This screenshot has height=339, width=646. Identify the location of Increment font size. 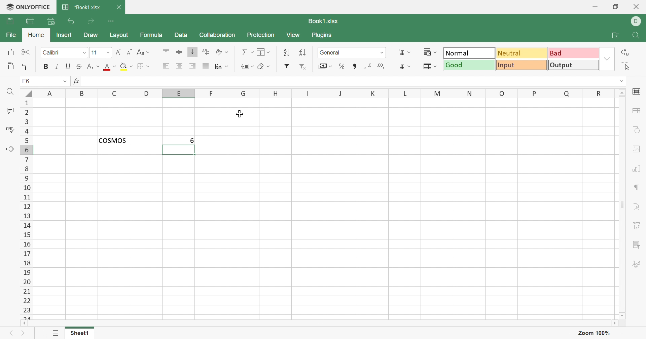
(119, 51).